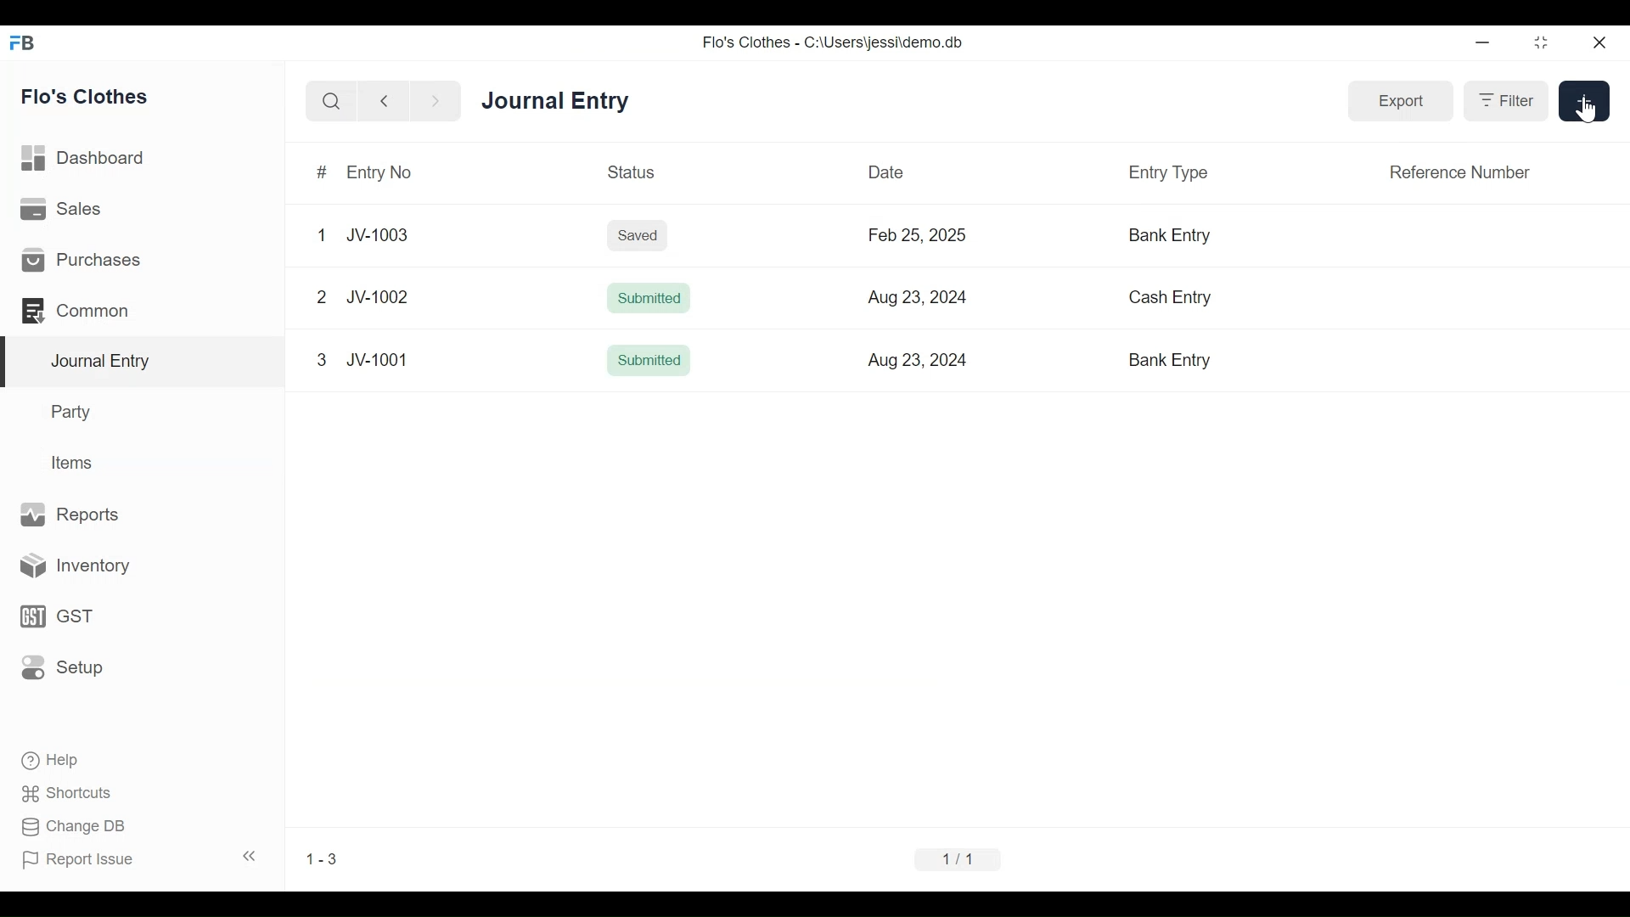  I want to click on Submitted, so click(649, 360).